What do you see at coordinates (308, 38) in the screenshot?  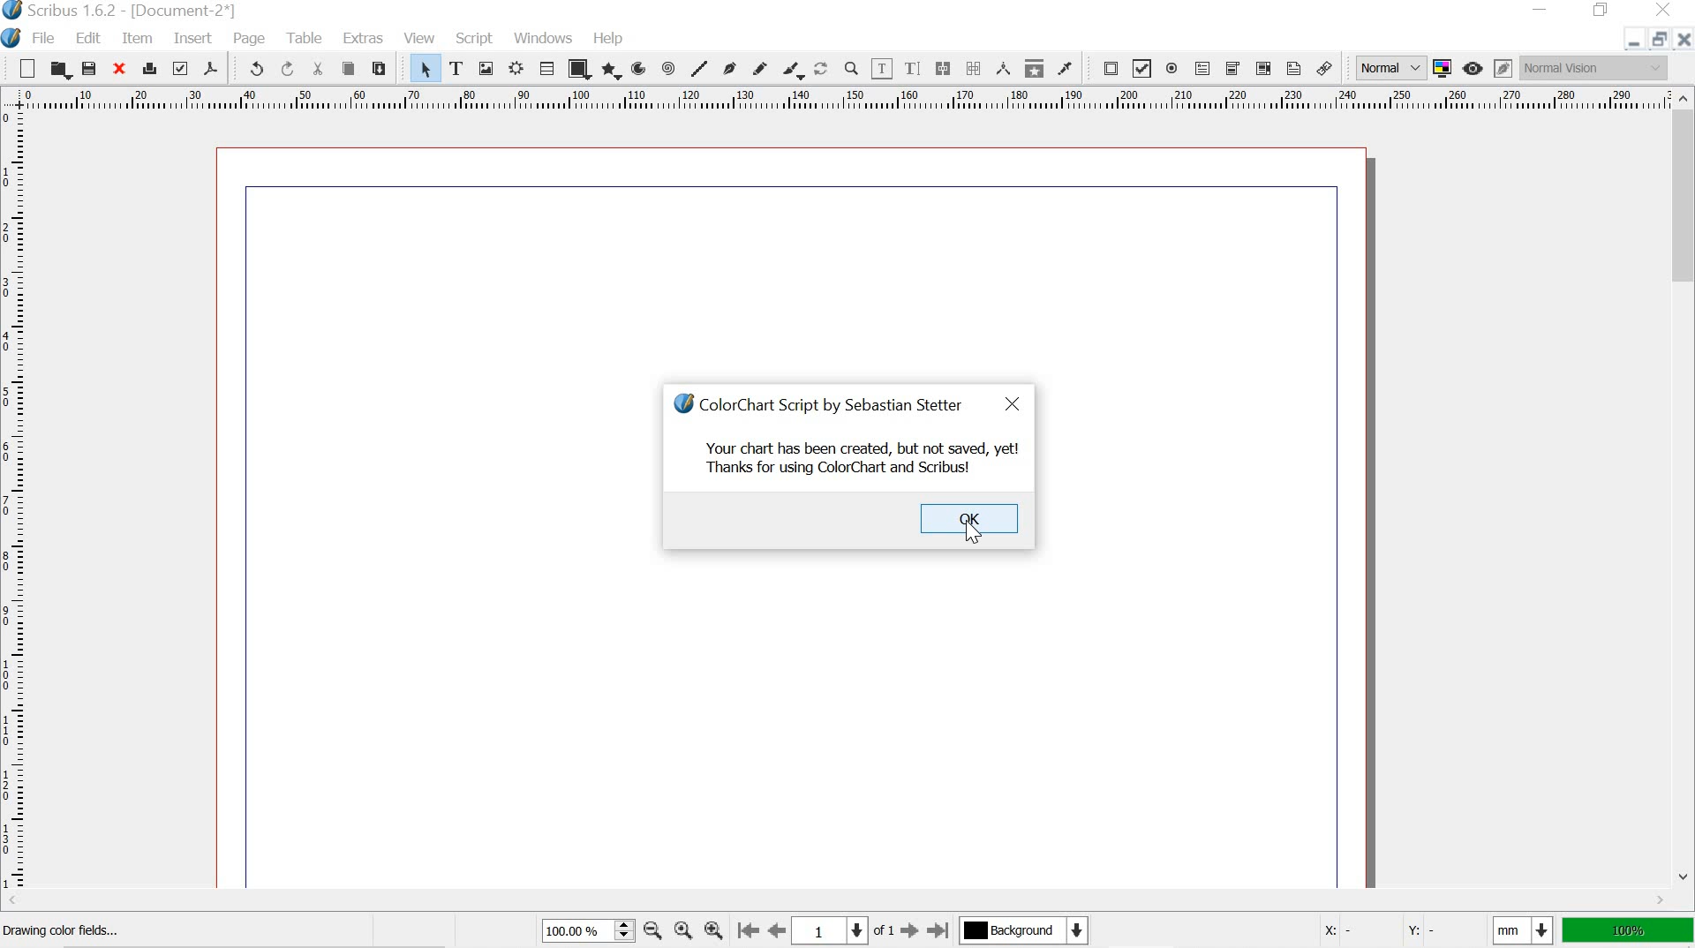 I see `table` at bounding box center [308, 38].